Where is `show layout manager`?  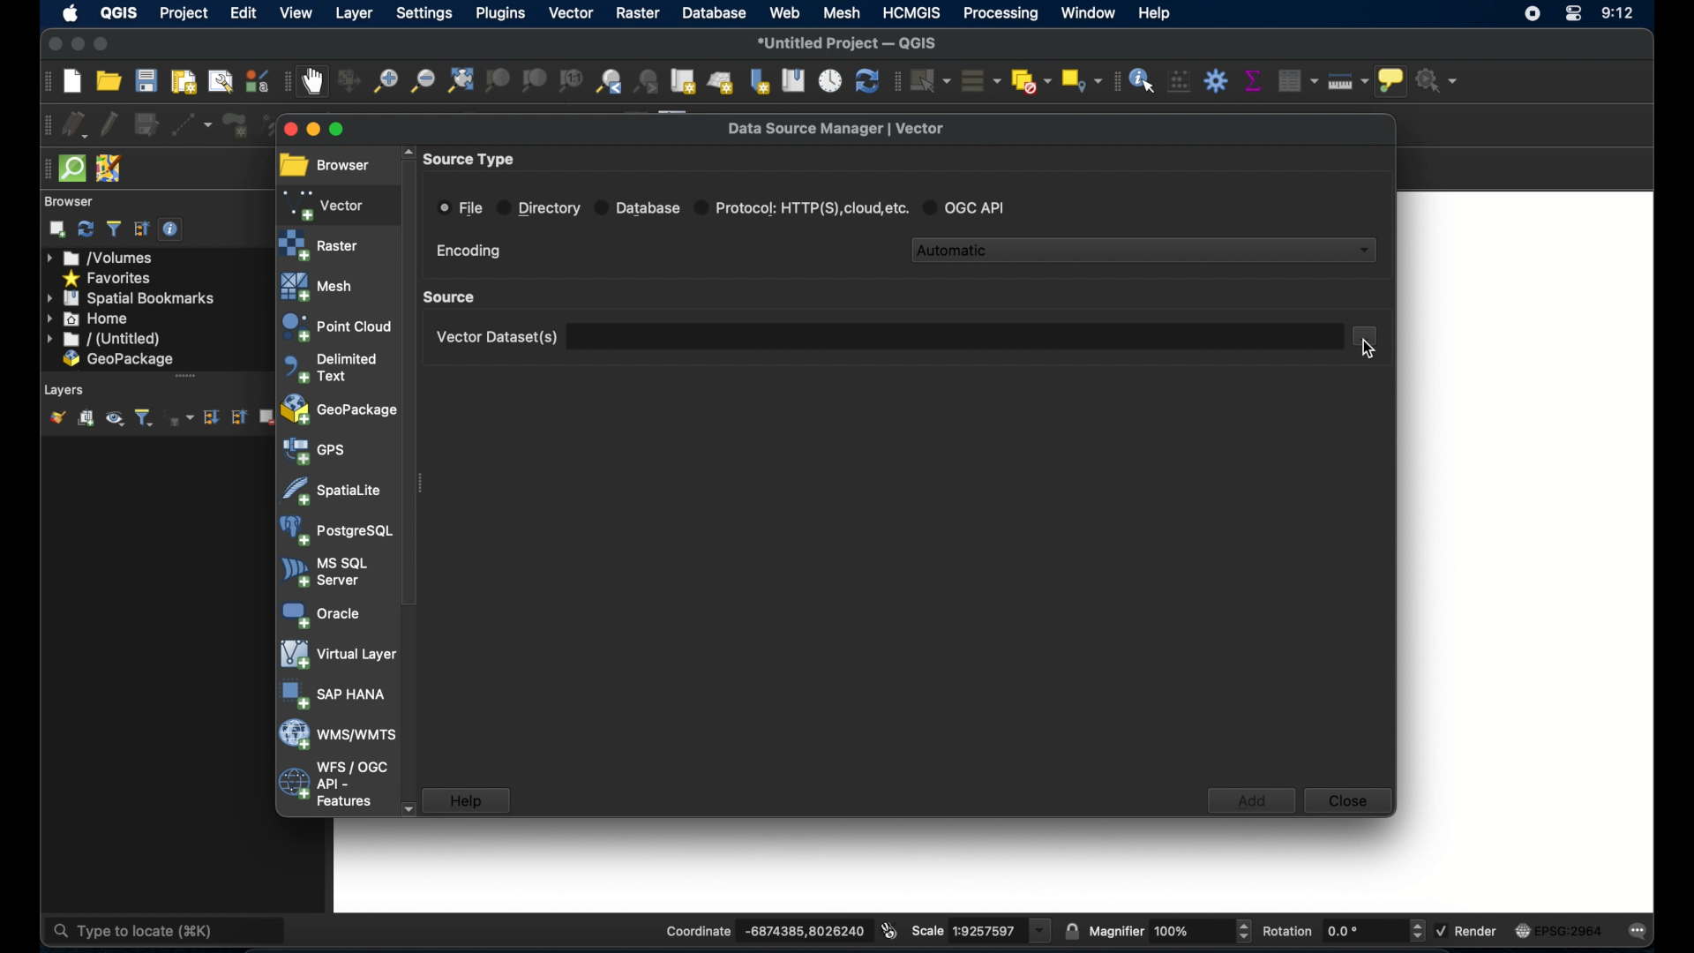 show layout manager is located at coordinates (219, 80).